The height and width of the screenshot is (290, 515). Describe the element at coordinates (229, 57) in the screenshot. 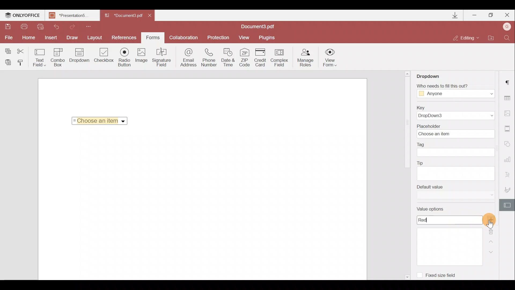

I see `Date & time` at that location.